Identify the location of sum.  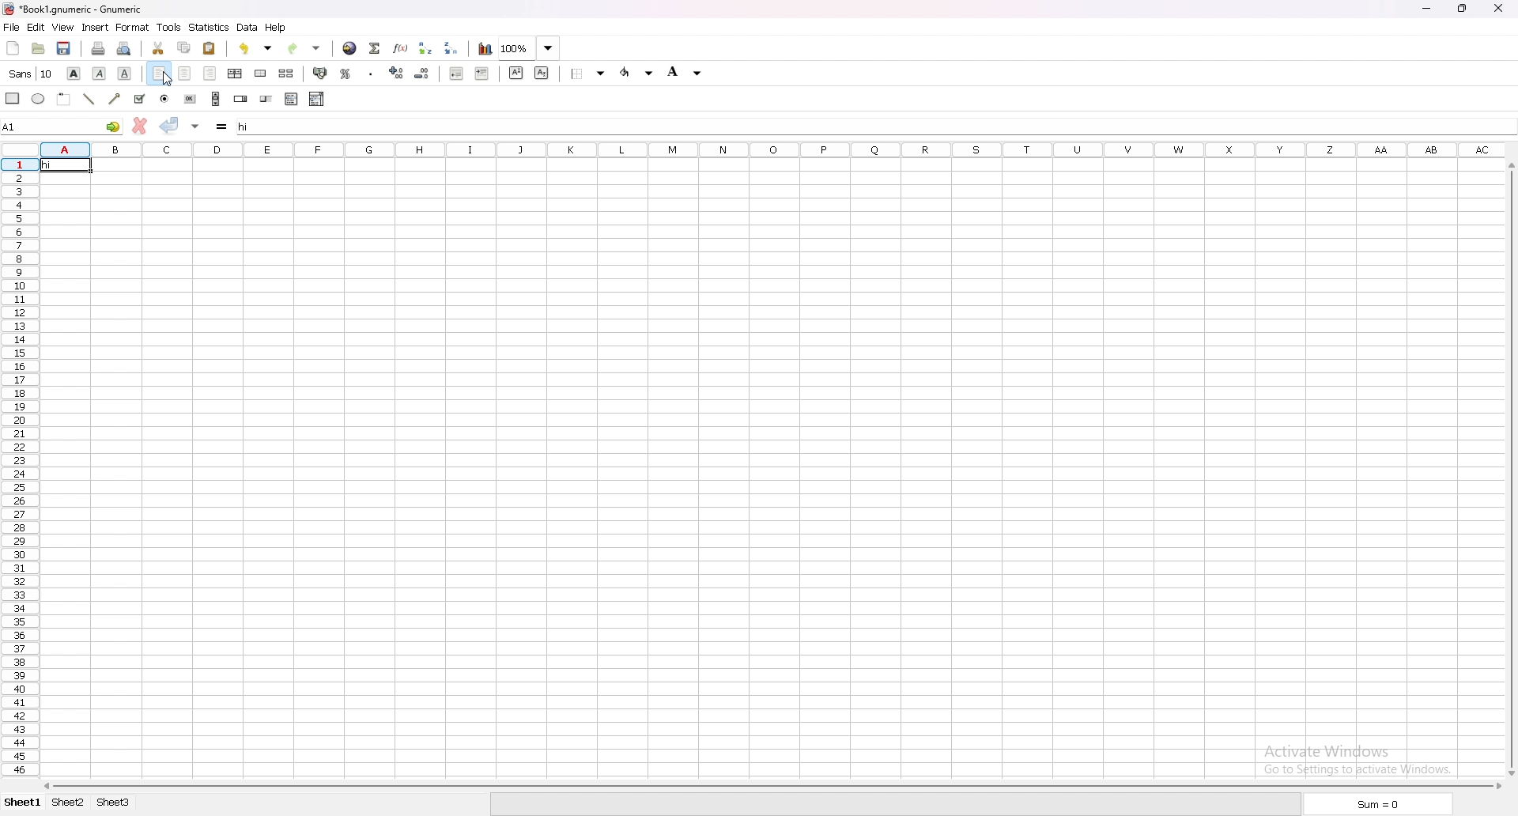
(1376, 804).